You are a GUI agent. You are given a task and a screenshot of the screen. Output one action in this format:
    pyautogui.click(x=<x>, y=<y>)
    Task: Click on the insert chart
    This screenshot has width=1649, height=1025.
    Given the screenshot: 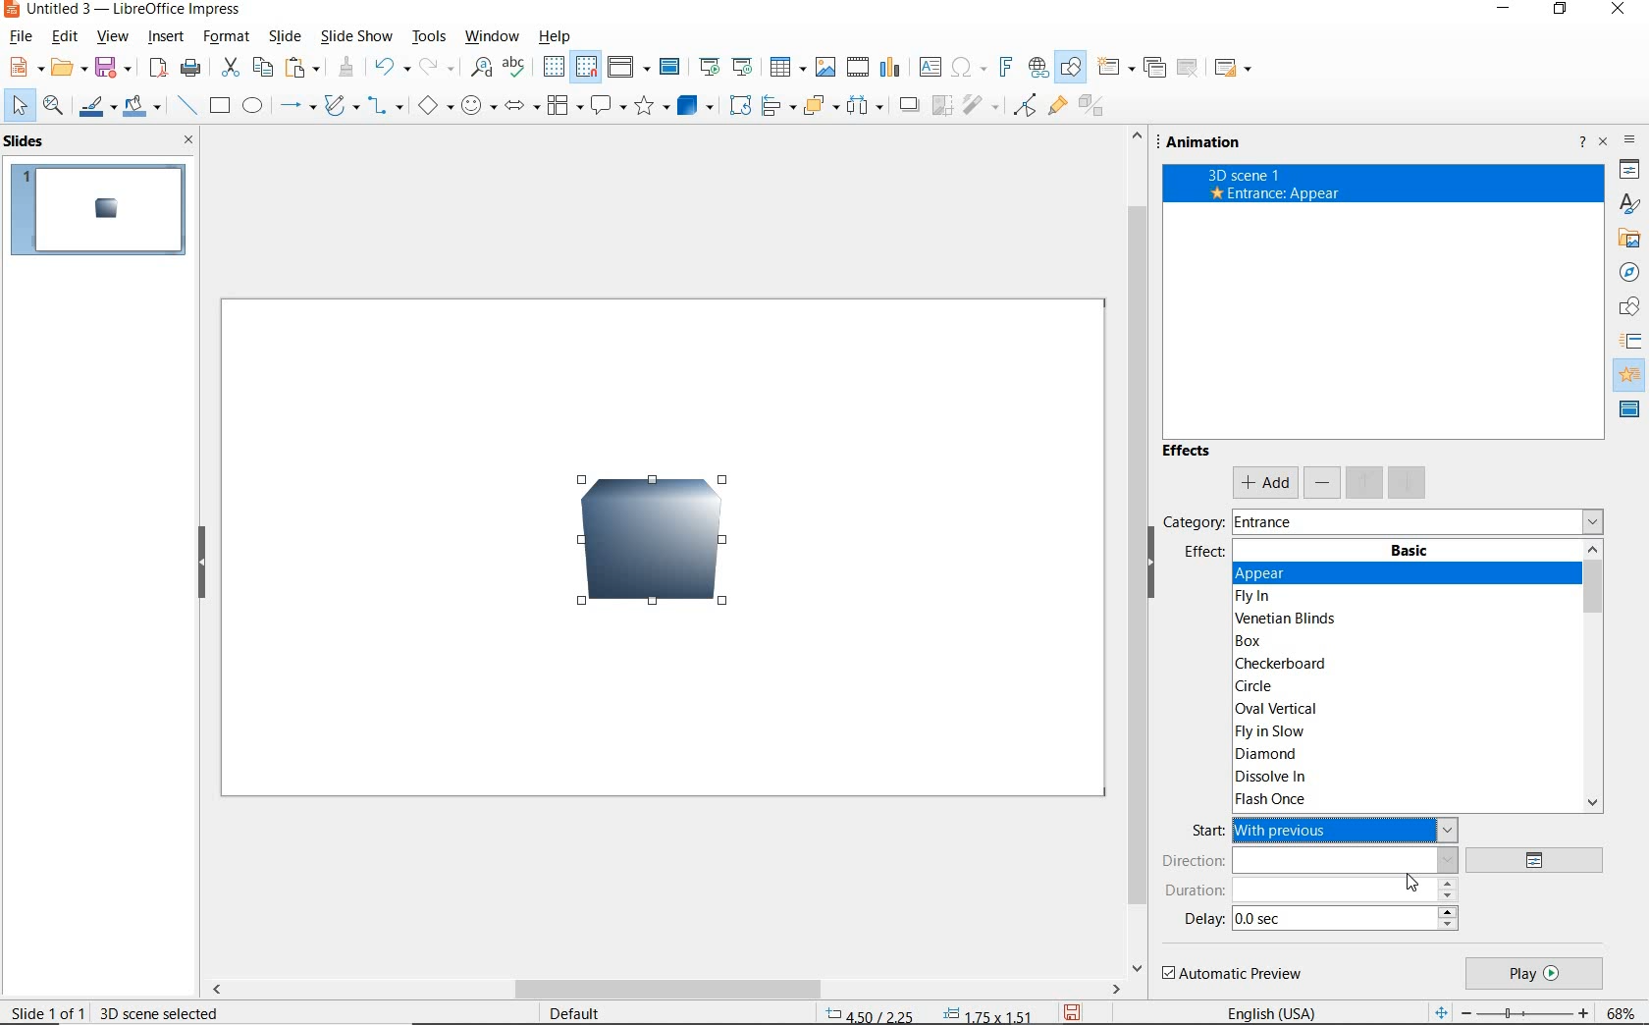 What is the action you would take?
    pyautogui.click(x=891, y=69)
    